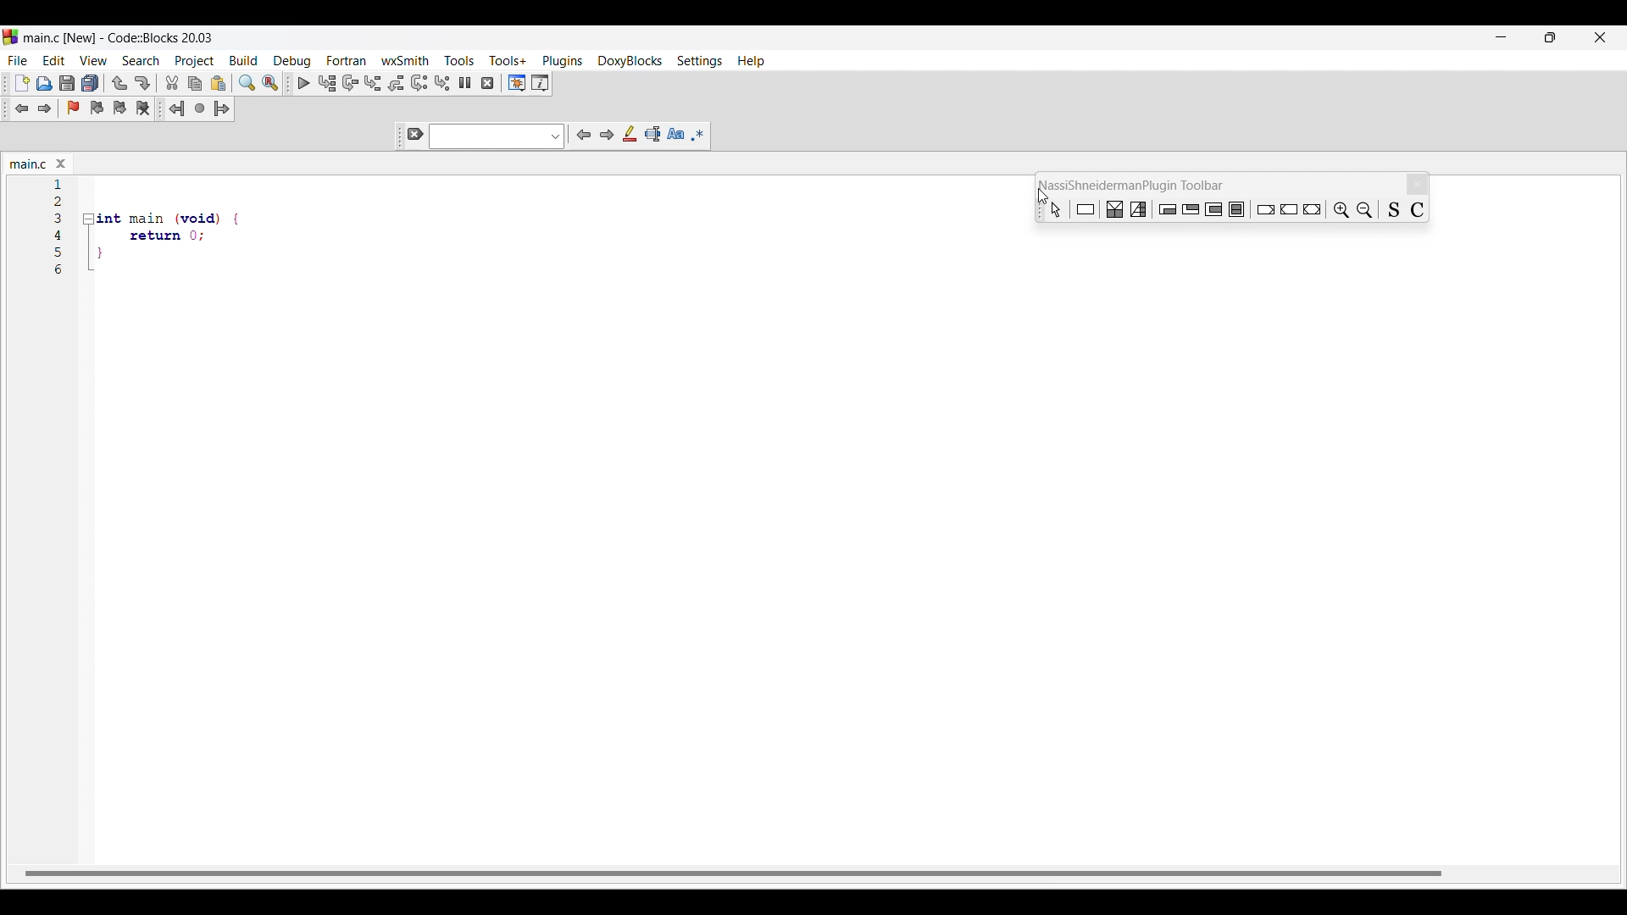 Image resolution: width=1627 pixels, height=915 pixels. Describe the element at coordinates (195, 61) in the screenshot. I see `Project menu` at that location.